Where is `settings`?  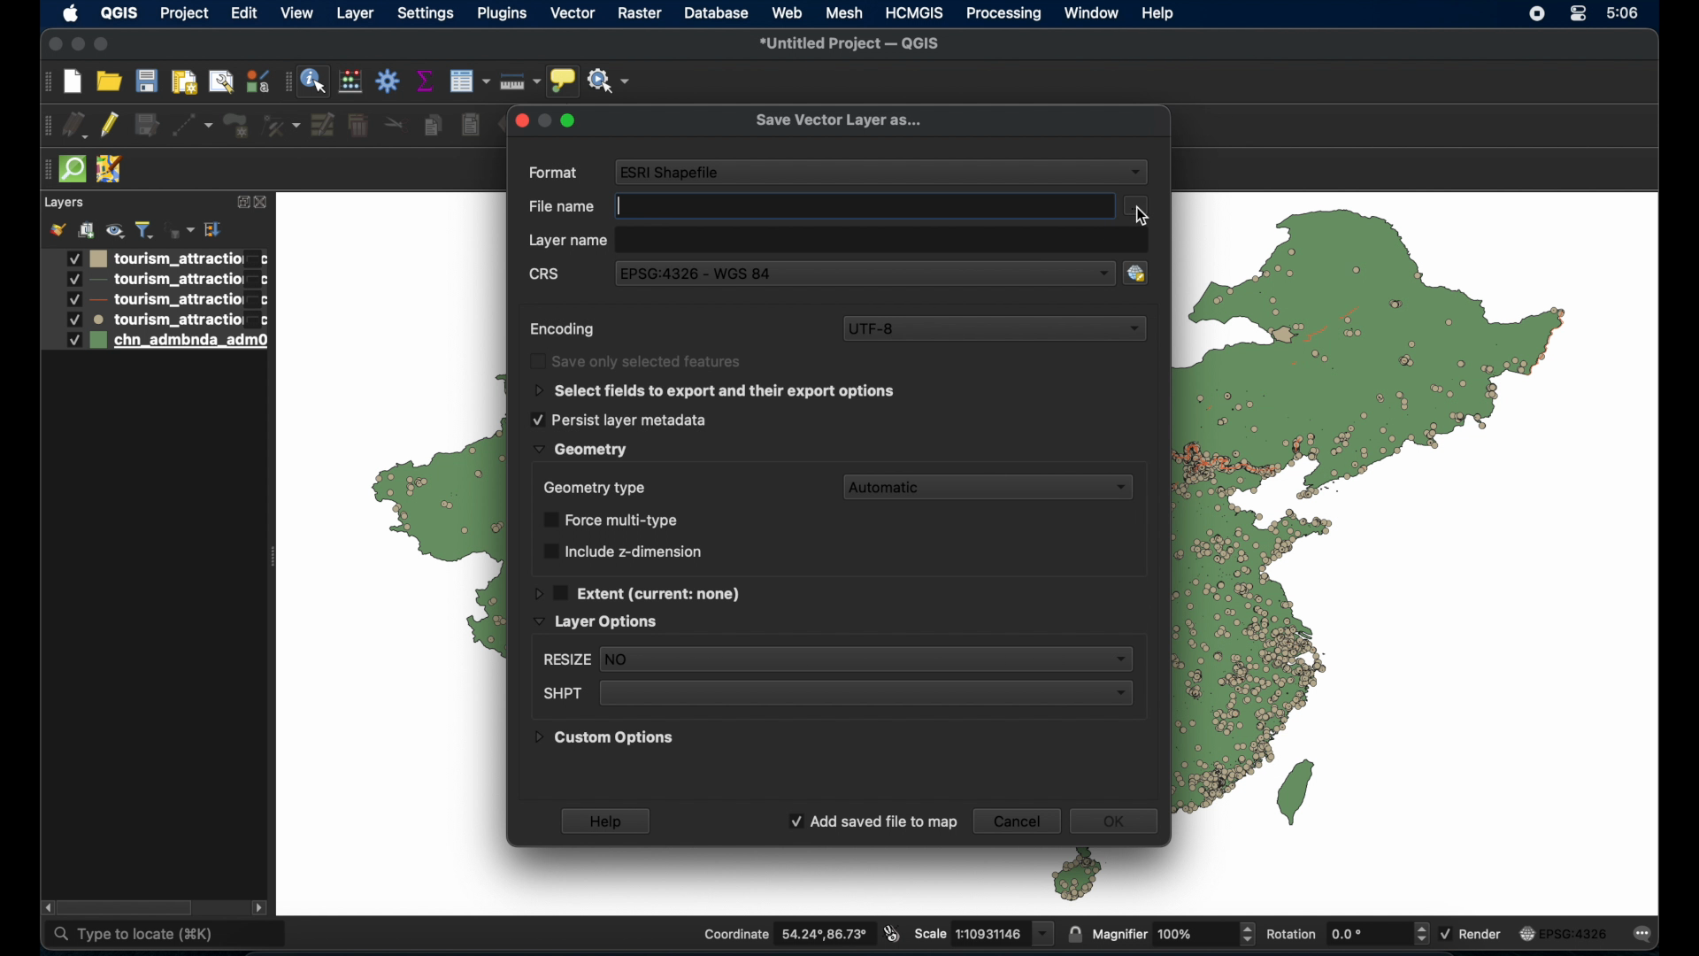 settings is located at coordinates (425, 15).